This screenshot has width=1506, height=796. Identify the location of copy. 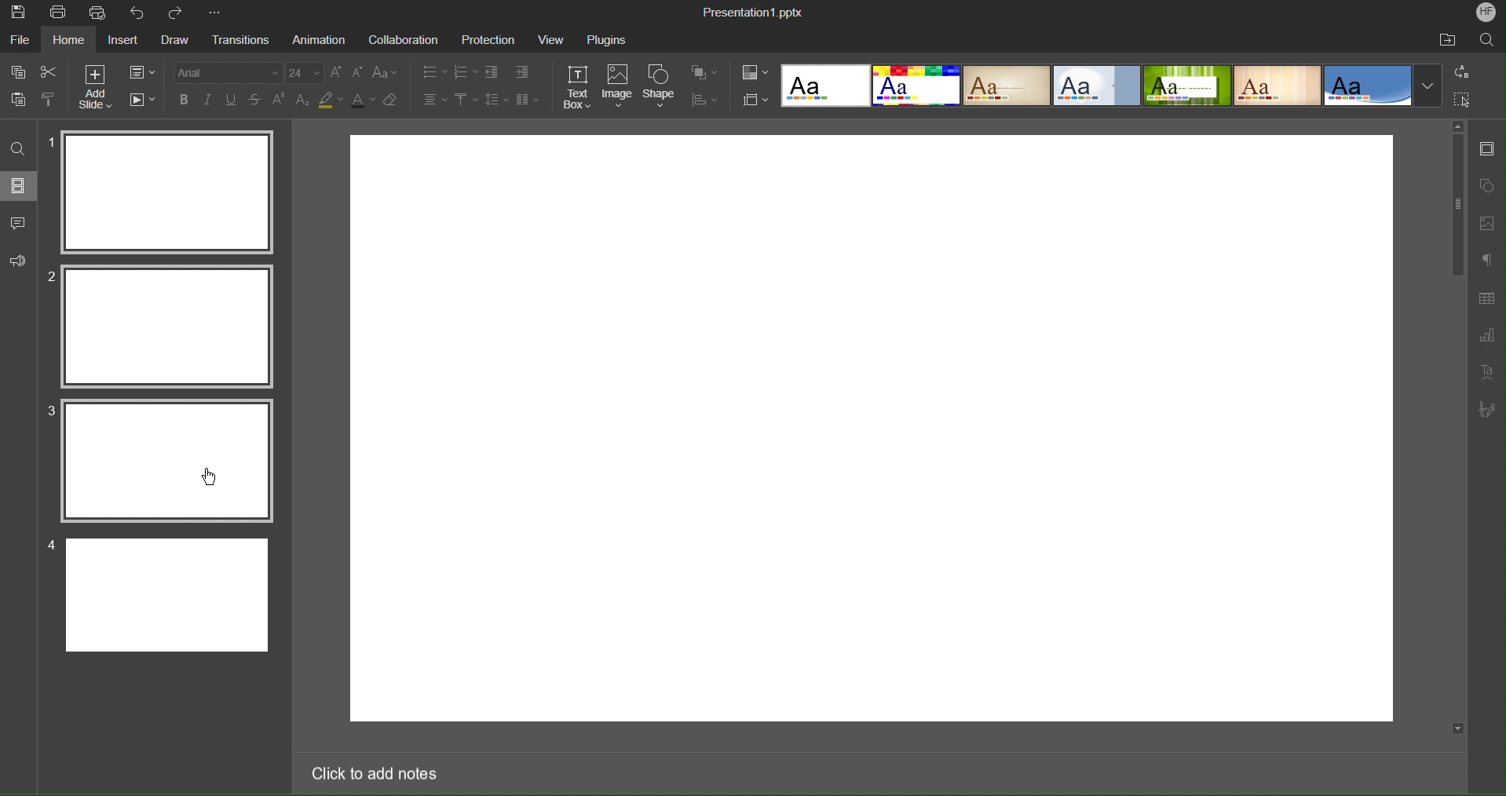
(19, 74).